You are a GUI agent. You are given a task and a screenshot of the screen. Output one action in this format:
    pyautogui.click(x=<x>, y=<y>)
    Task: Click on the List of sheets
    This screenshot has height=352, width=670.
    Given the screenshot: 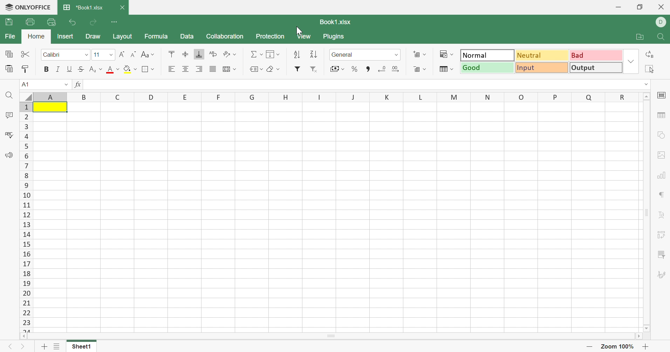 What is the action you would take?
    pyautogui.click(x=56, y=346)
    